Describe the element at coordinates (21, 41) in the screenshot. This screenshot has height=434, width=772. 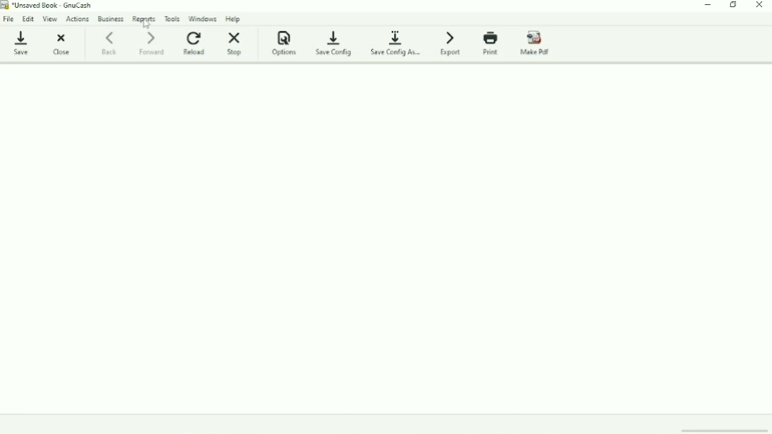
I see `Save` at that location.